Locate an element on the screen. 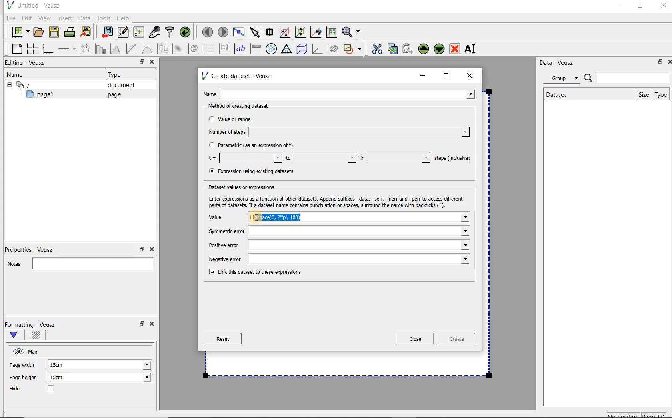 This screenshot has height=418, width=672. Editing - Veusz is located at coordinates (27, 63).